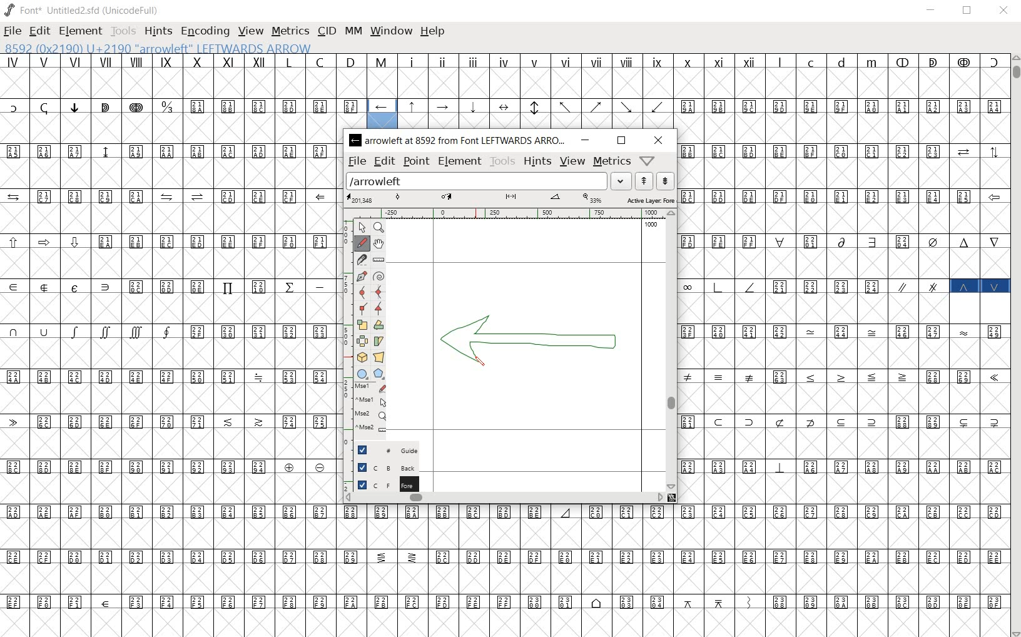 Image resolution: width=1021 pixels, height=637 pixels. What do you see at coordinates (357, 161) in the screenshot?
I see `file` at bounding box center [357, 161].